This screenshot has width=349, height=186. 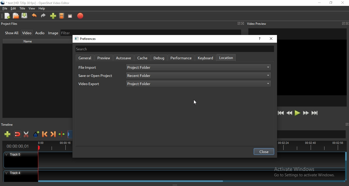 I want to click on Window , so click(x=238, y=23).